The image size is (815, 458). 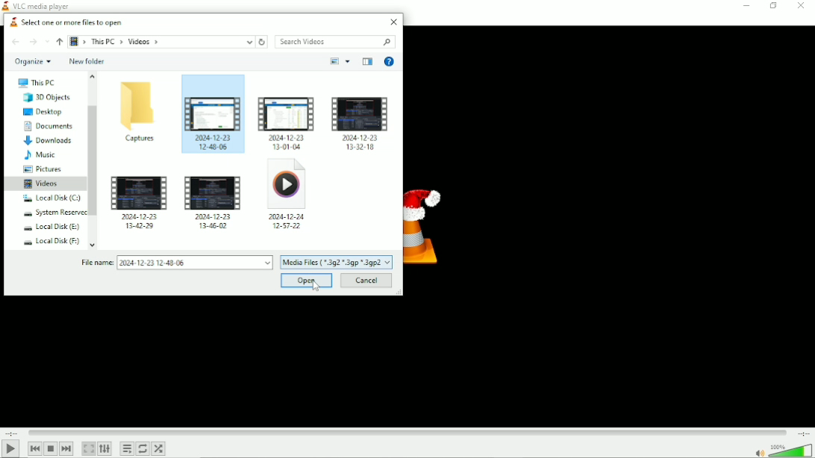 I want to click on Logo, so click(x=428, y=222).